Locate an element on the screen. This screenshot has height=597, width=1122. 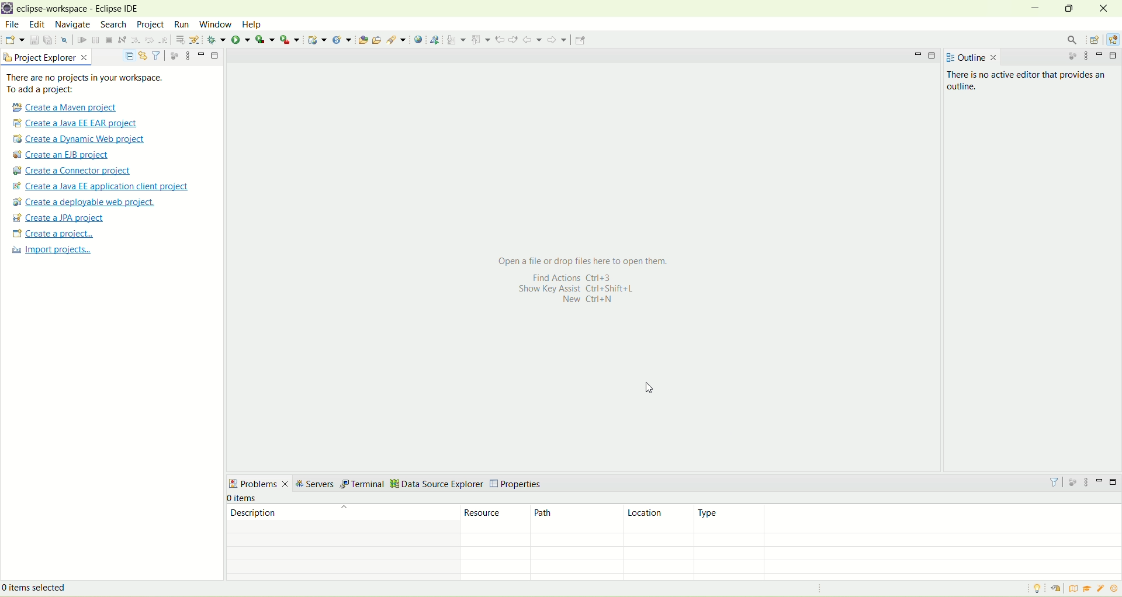
view menu is located at coordinates (188, 55).